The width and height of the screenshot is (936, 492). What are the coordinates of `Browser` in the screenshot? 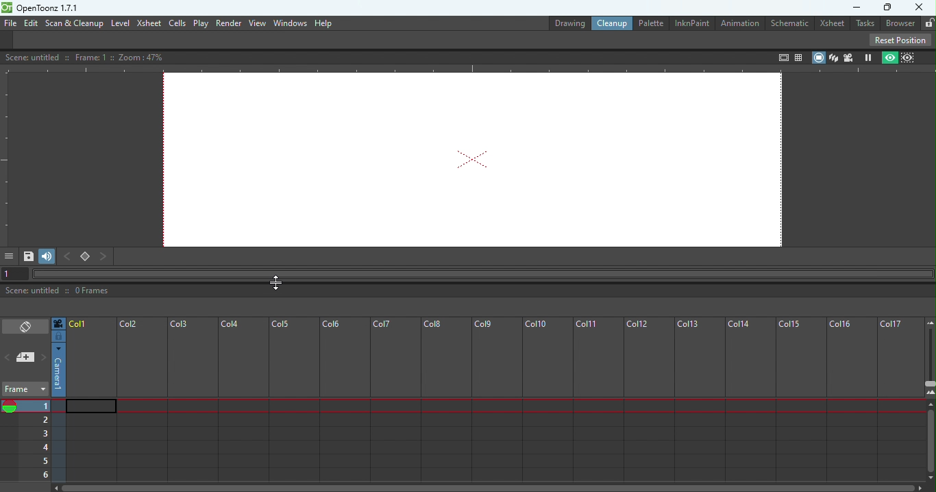 It's located at (898, 23).